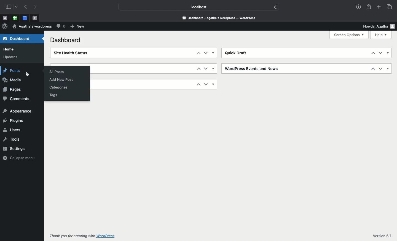 The height and width of the screenshot is (241, 397). I want to click on Settings, so click(14, 148).